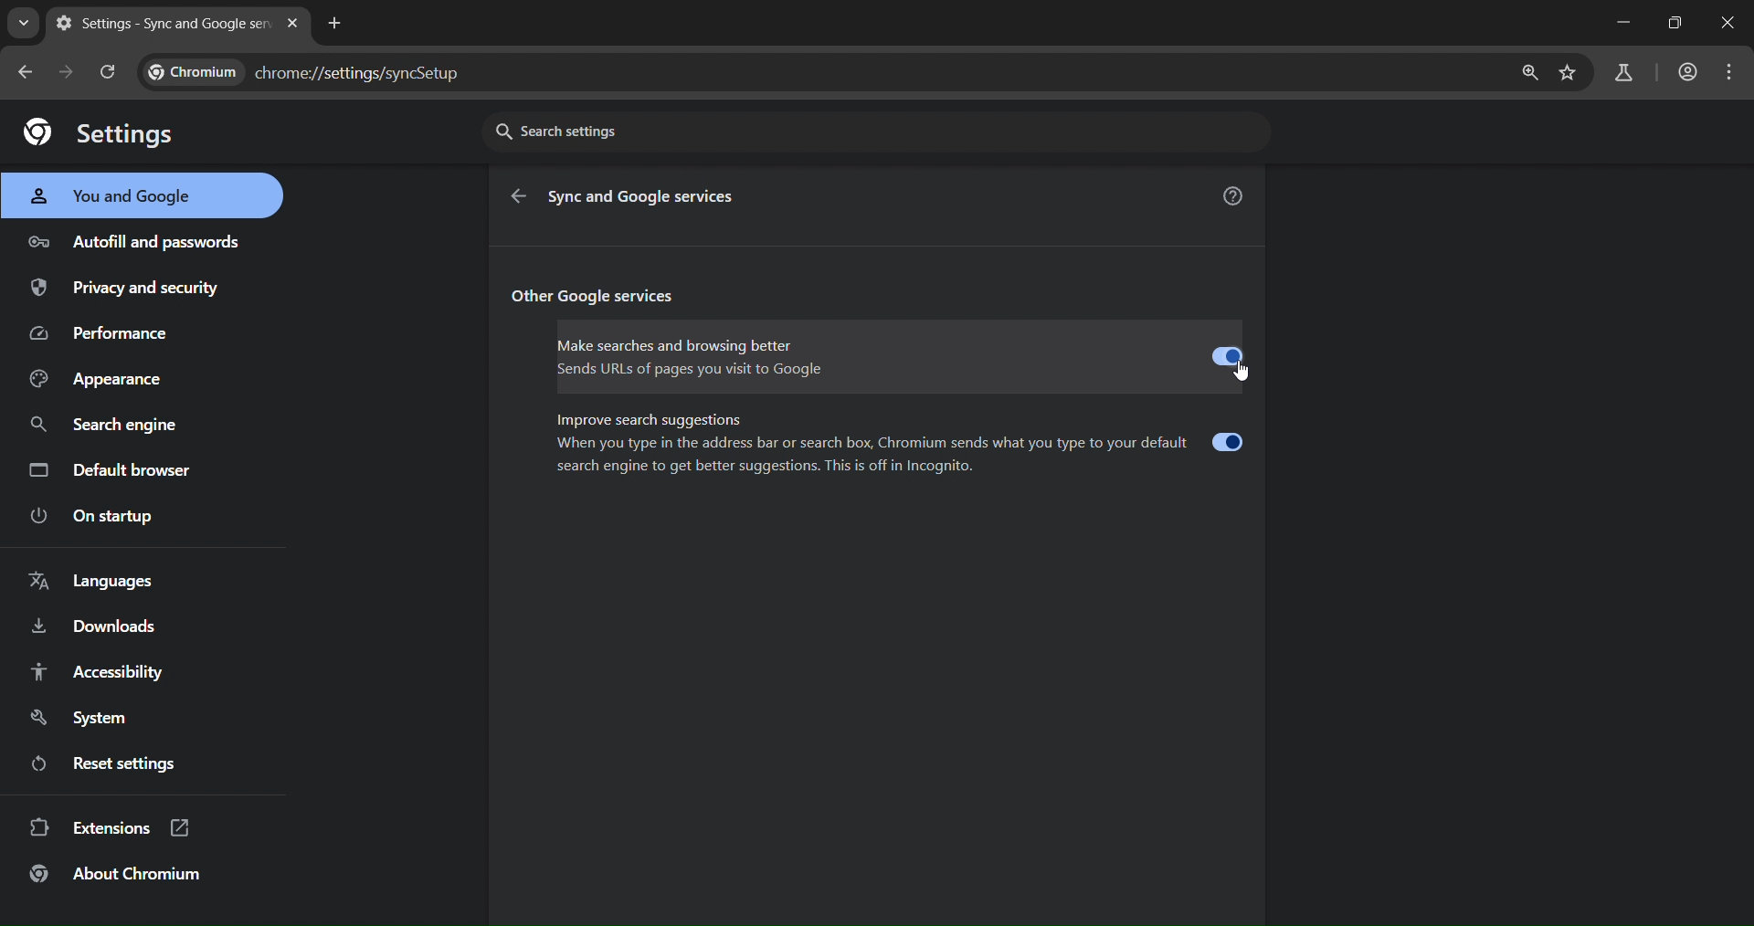 Image resolution: width=1754 pixels, height=926 pixels. What do you see at coordinates (898, 356) in the screenshot?
I see `Make searches and browsing better
Sends URLs of pages you visit to Google` at bounding box center [898, 356].